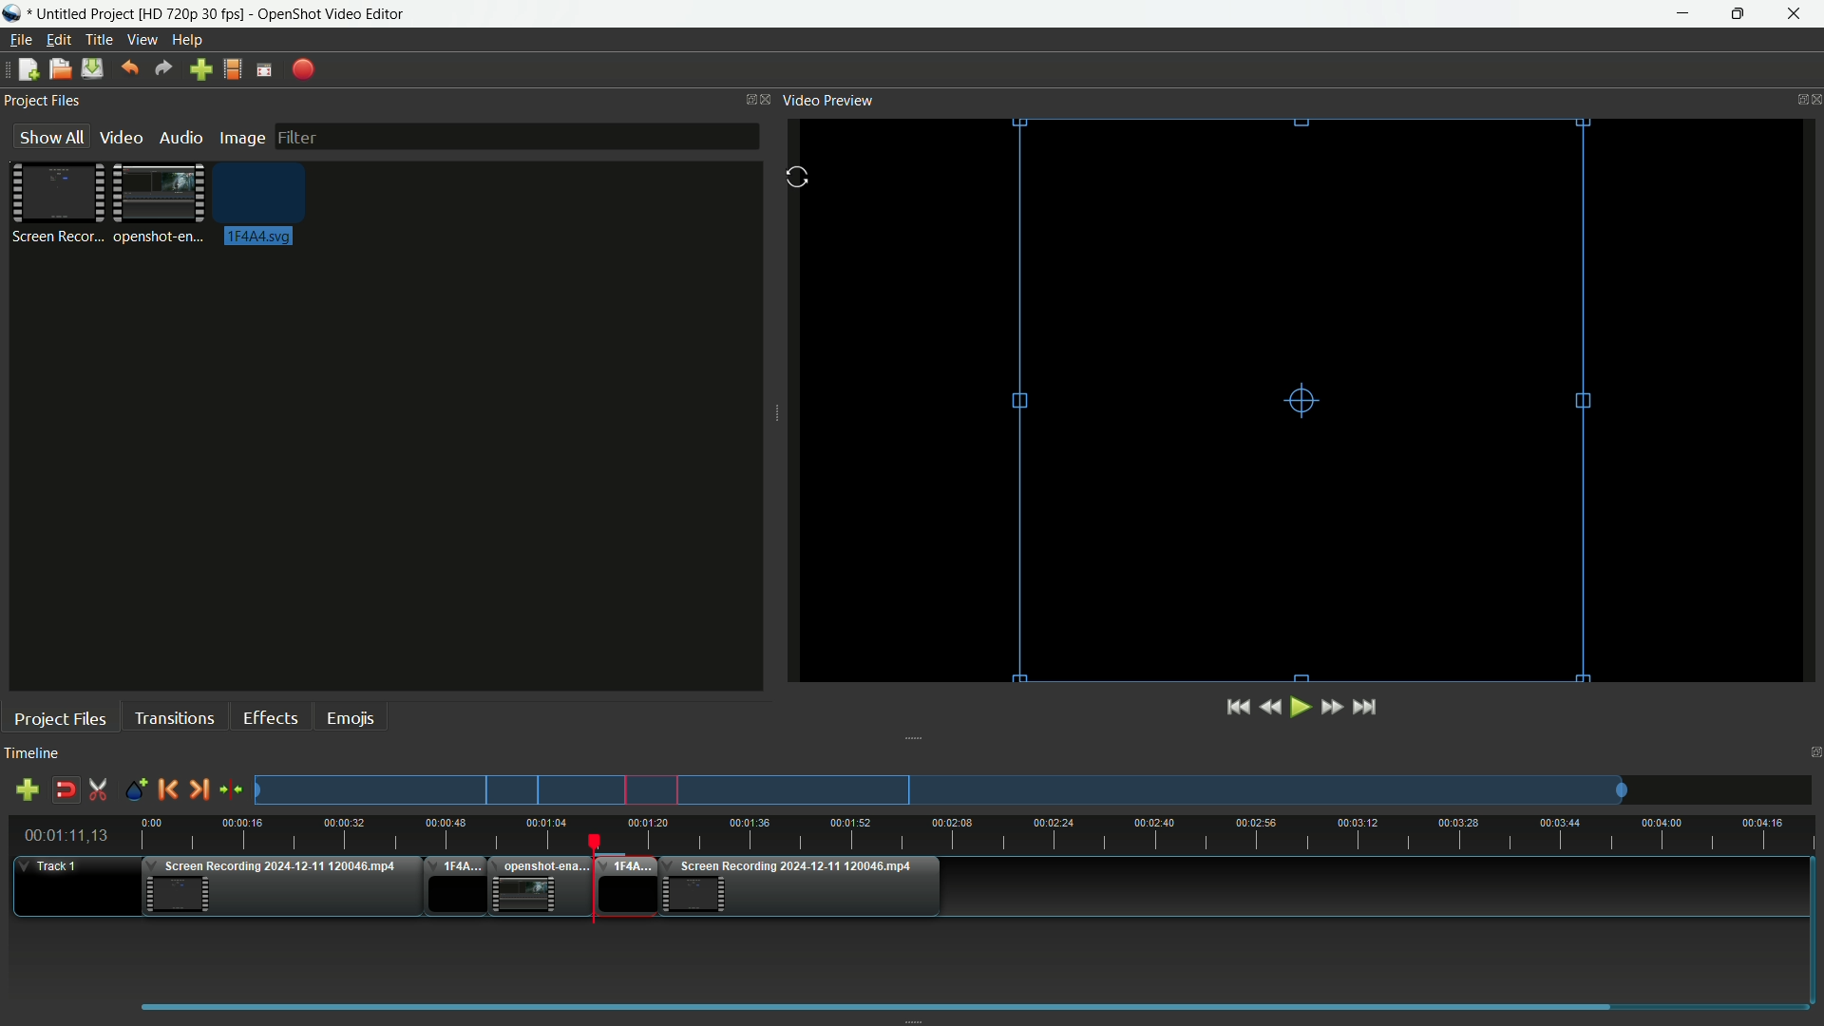  Describe the element at coordinates (85, 14) in the screenshot. I see `Project name` at that location.